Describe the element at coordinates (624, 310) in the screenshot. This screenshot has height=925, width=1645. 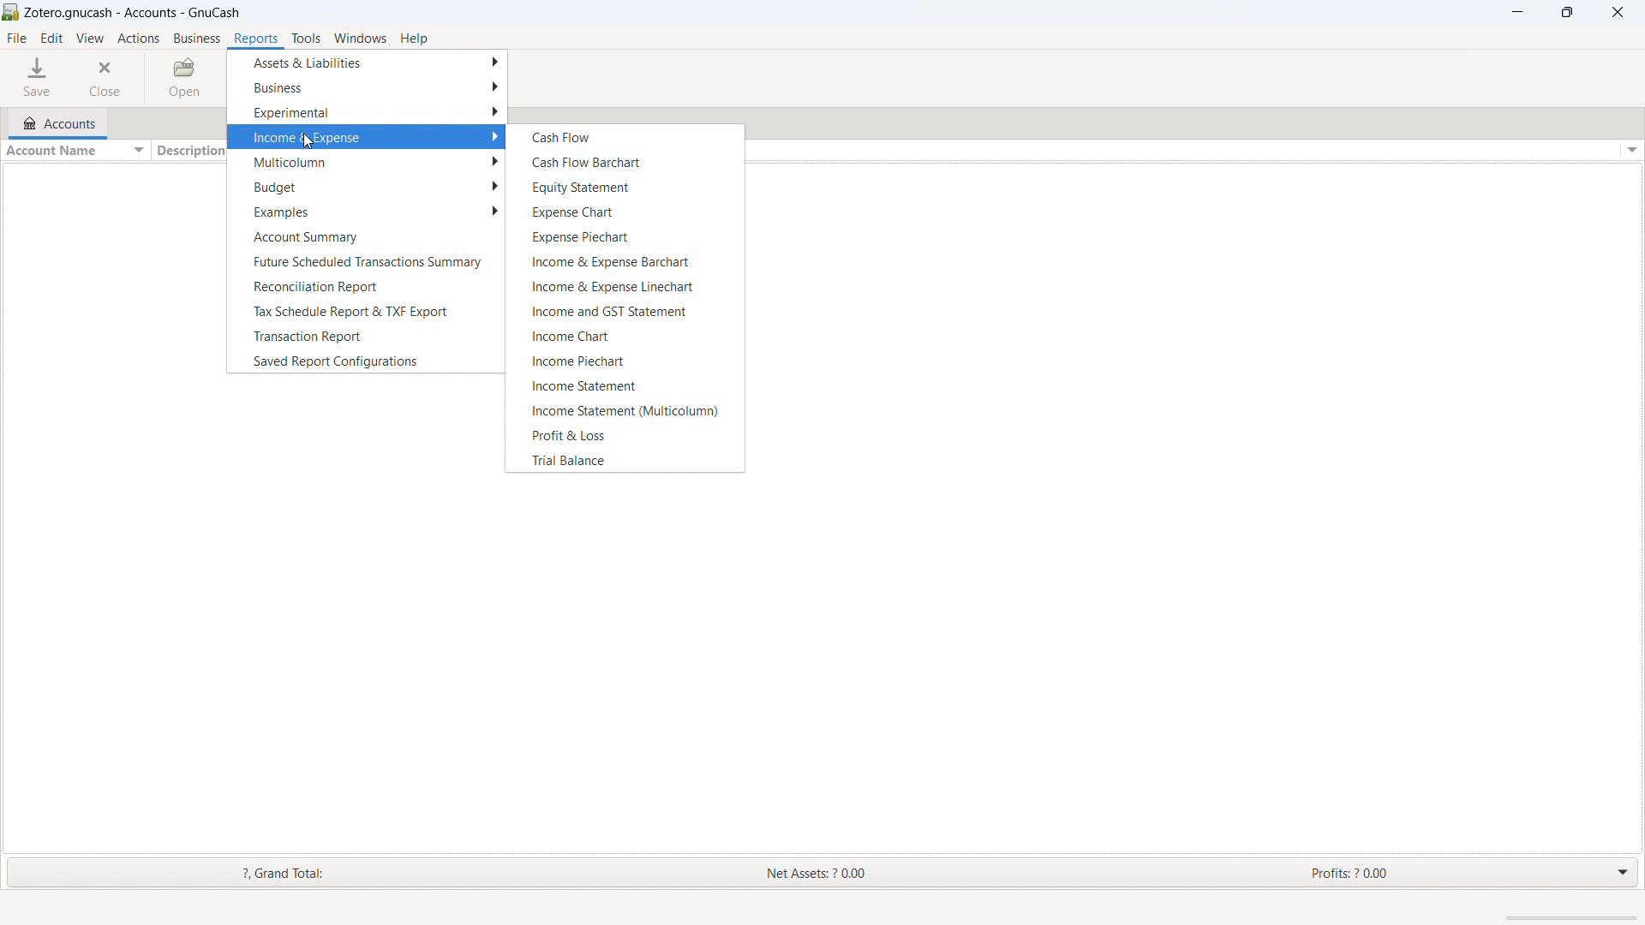
I see `income & GST statement` at that location.